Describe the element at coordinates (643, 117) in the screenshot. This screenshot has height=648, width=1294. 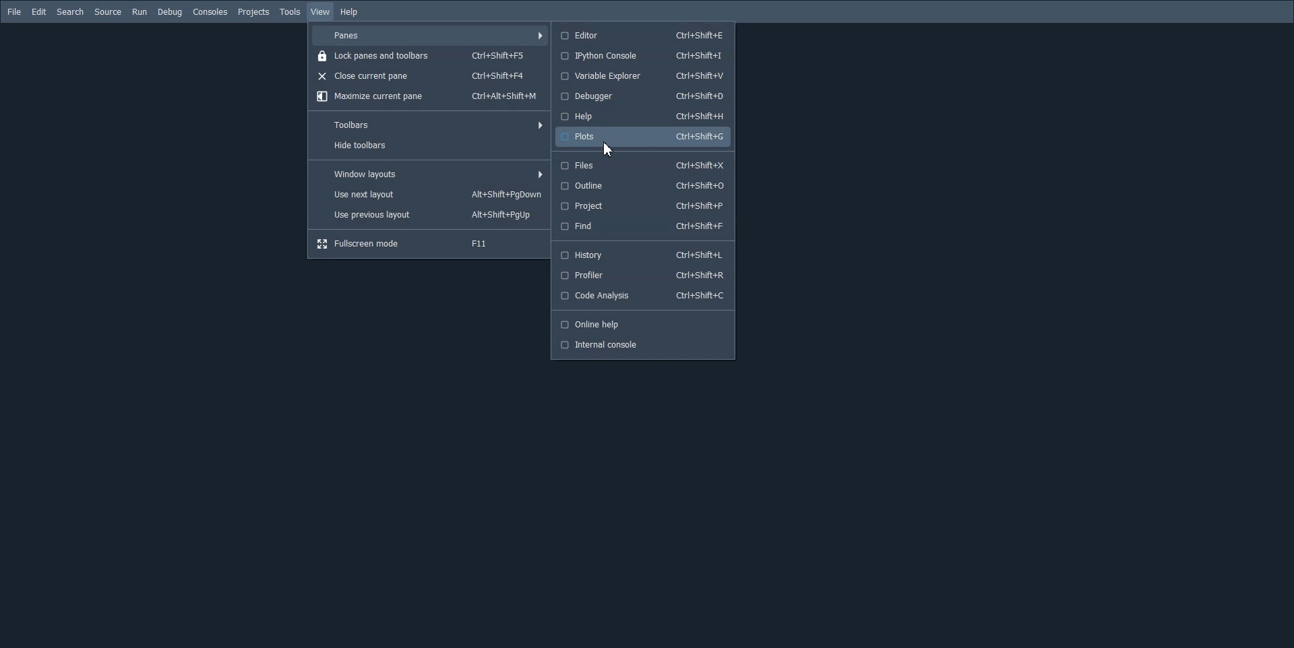
I see `Help` at that location.